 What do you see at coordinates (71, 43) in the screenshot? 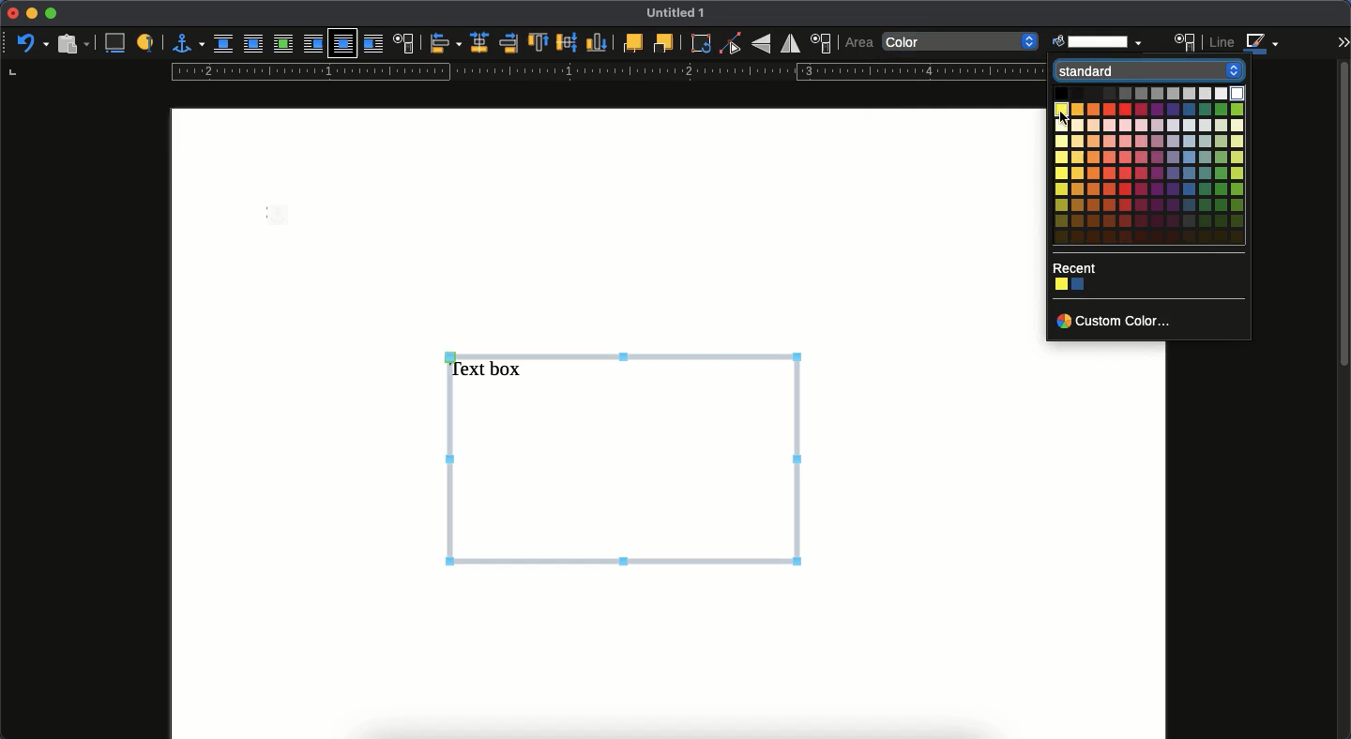
I see `paste` at bounding box center [71, 43].